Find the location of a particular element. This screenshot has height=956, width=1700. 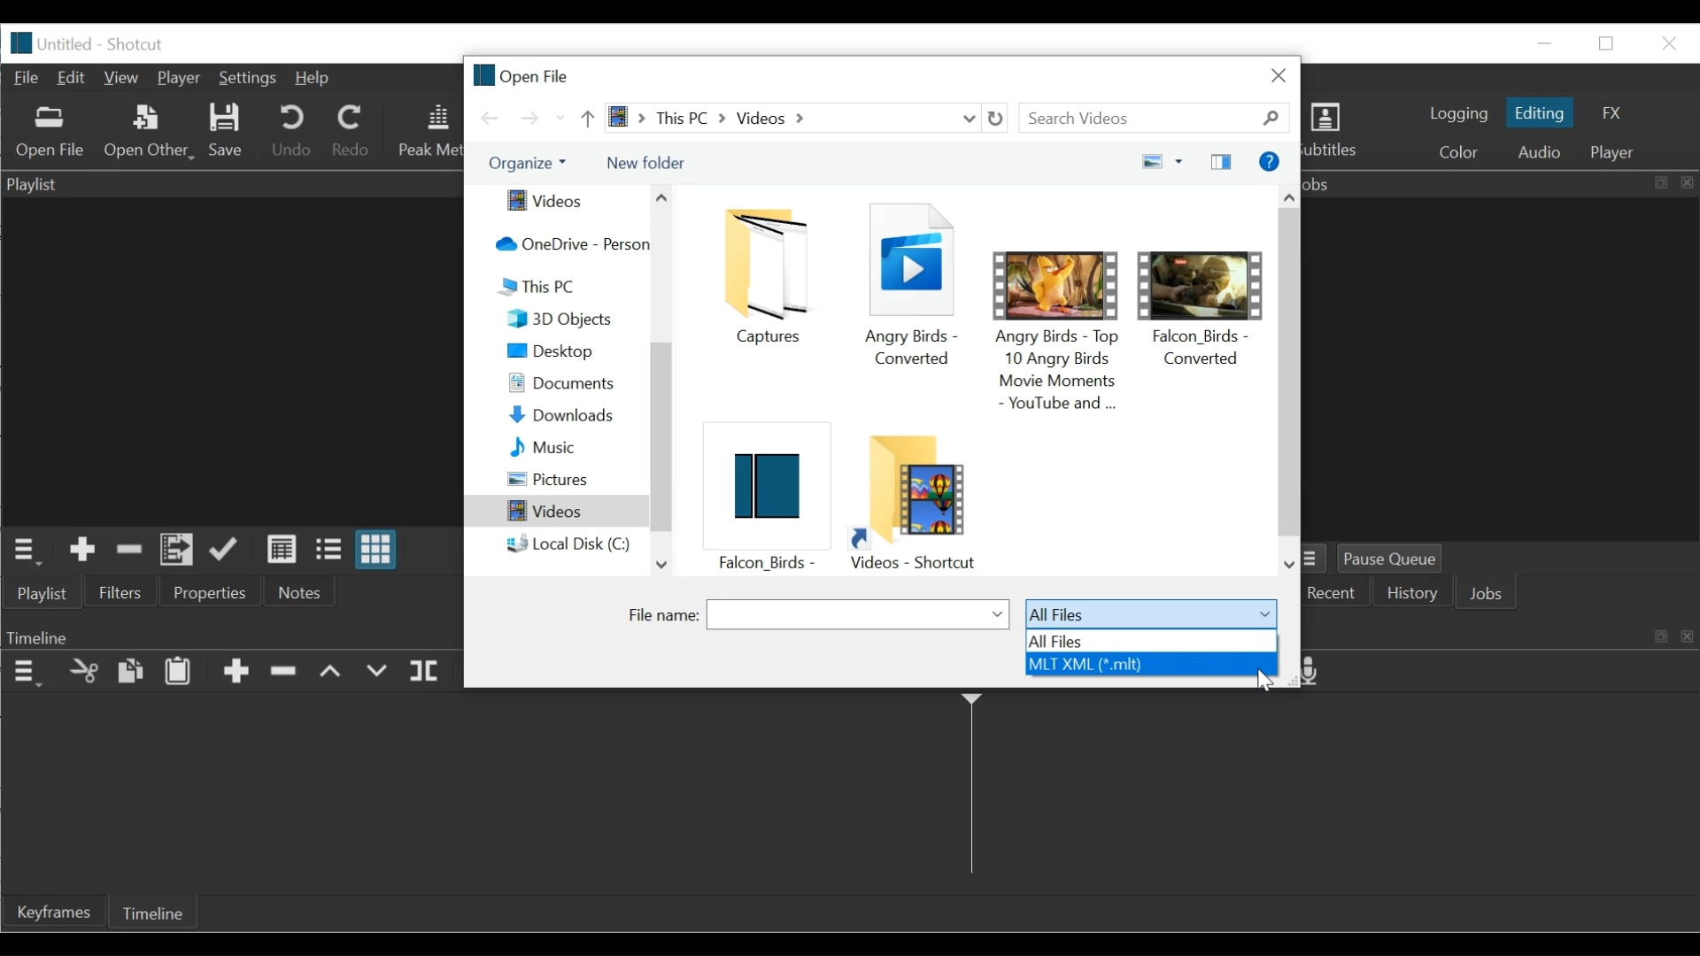

Angry birds - converted is located at coordinates (908, 290).